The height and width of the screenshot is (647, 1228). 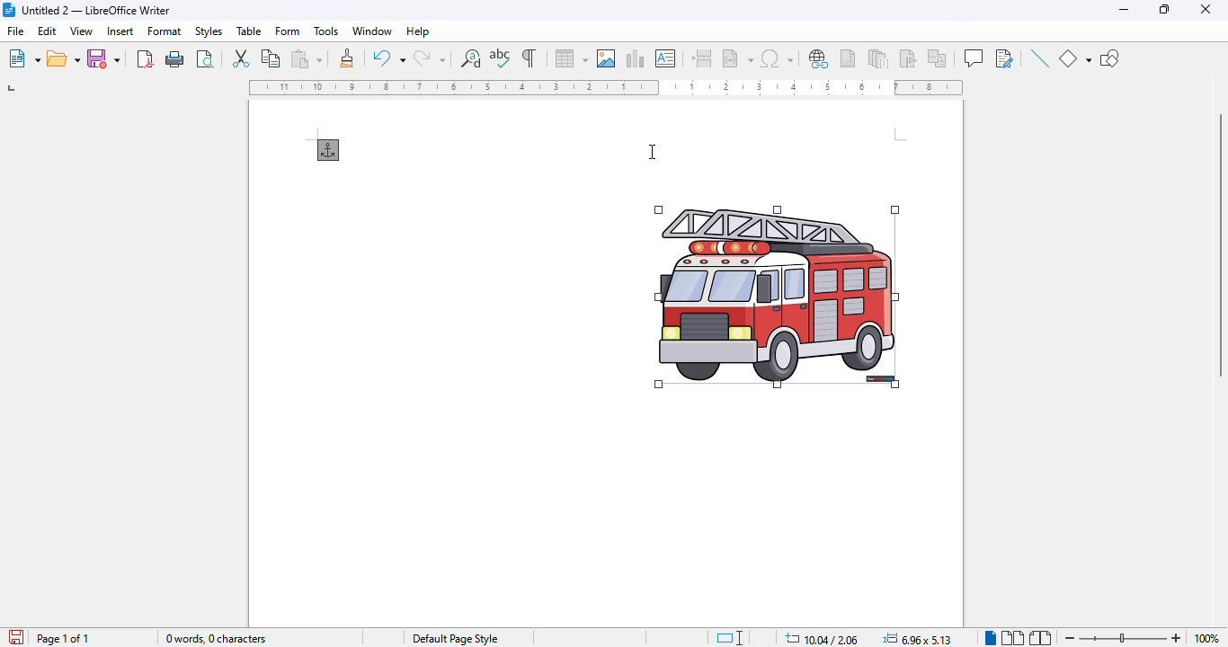 What do you see at coordinates (16, 30) in the screenshot?
I see `file` at bounding box center [16, 30].